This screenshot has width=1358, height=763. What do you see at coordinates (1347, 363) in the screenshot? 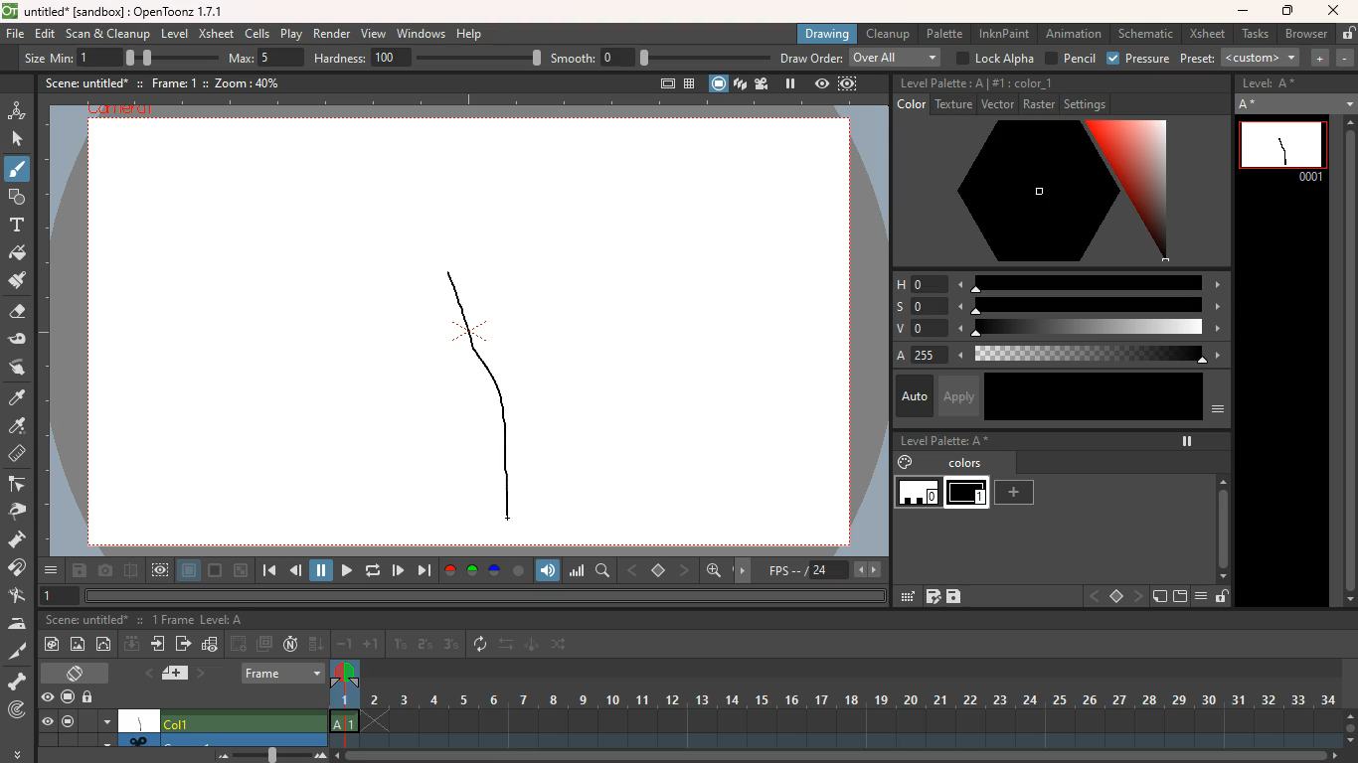
I see `scroll bar` at bounding box center [1347, 363].